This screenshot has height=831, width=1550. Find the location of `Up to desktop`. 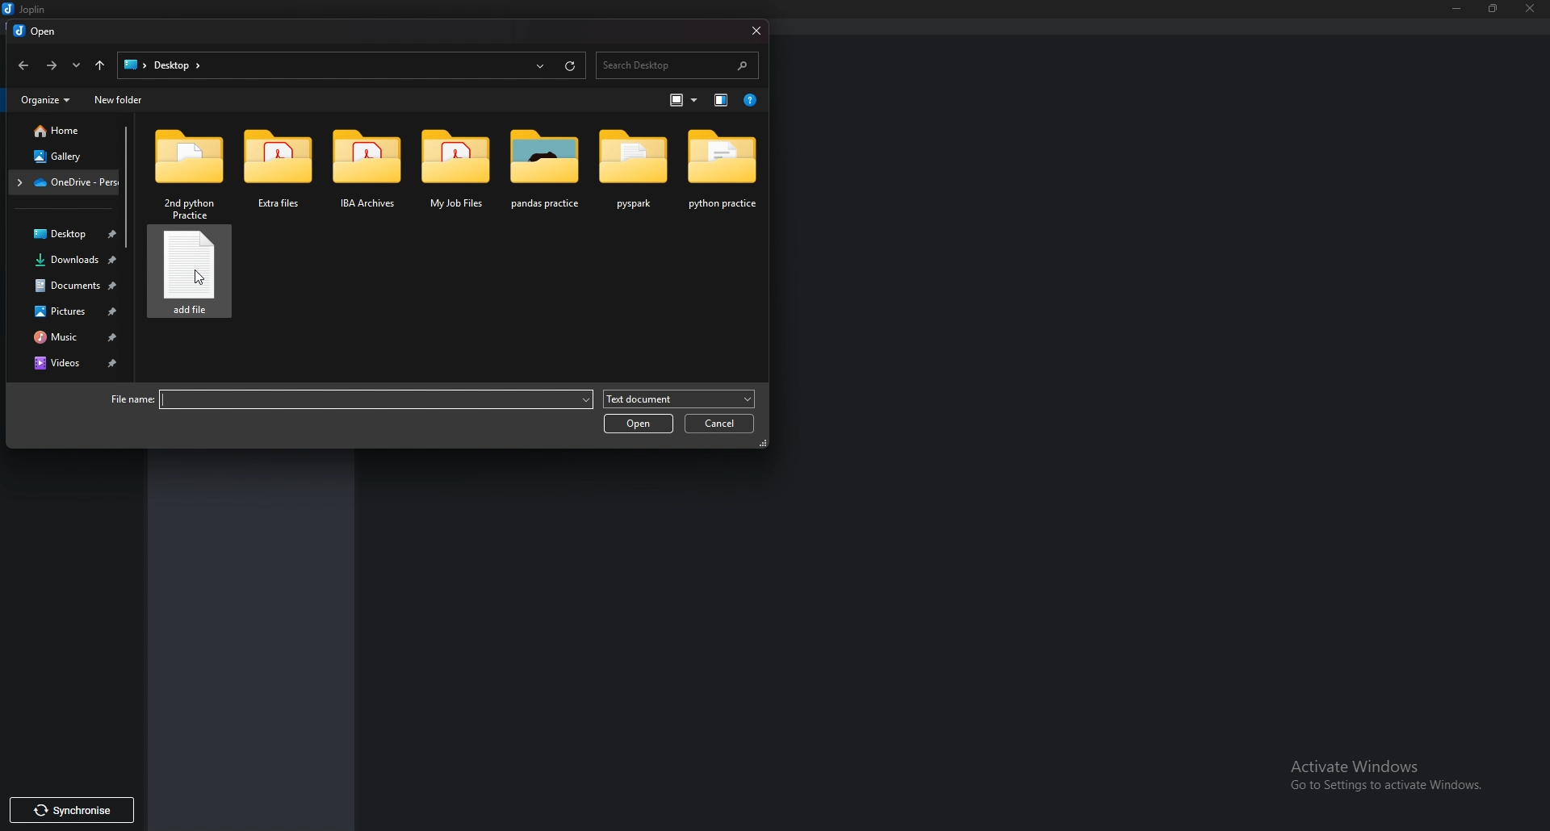

Up to desktop is located at coordinates (101, 65).